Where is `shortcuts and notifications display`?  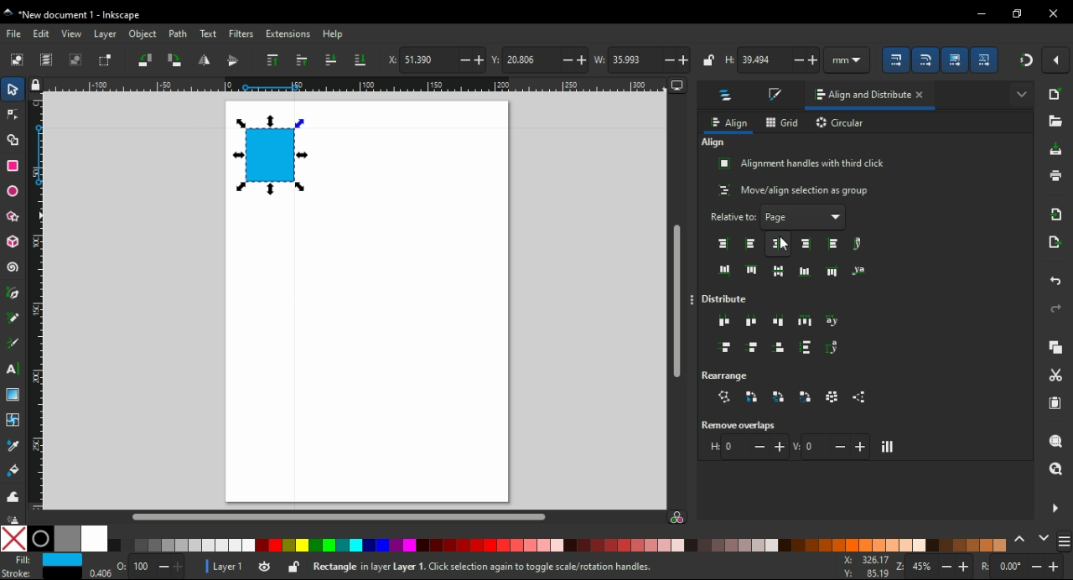
shortcuts and notifications display is located at coordinates (533, 567).